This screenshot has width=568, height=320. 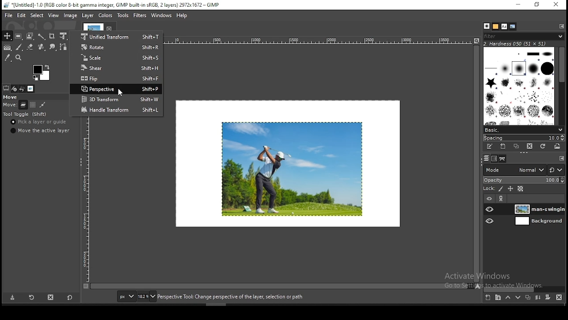 I want to click on move layer, so click(x=22, y=105).